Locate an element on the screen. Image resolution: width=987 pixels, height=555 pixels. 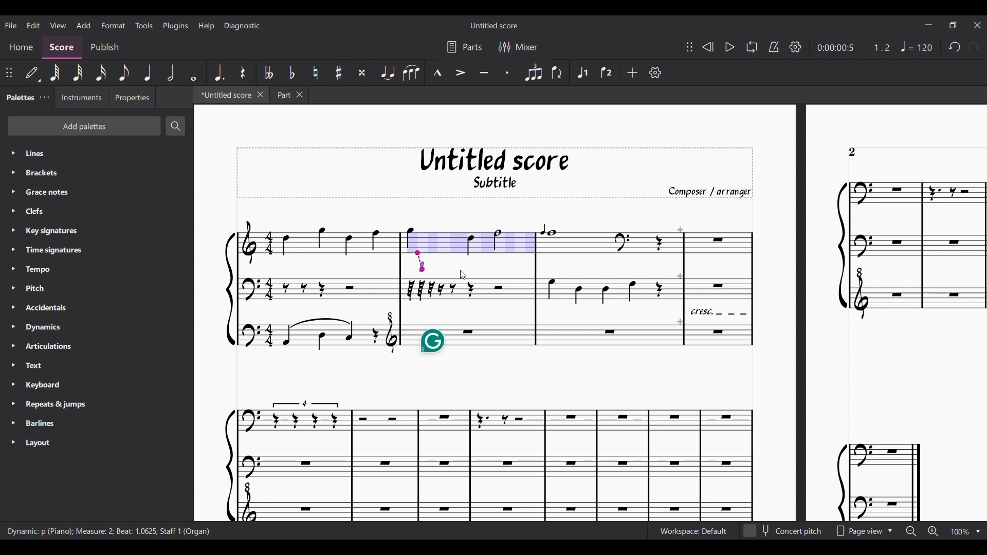
Zoom options is located at coordinates (978, 531).